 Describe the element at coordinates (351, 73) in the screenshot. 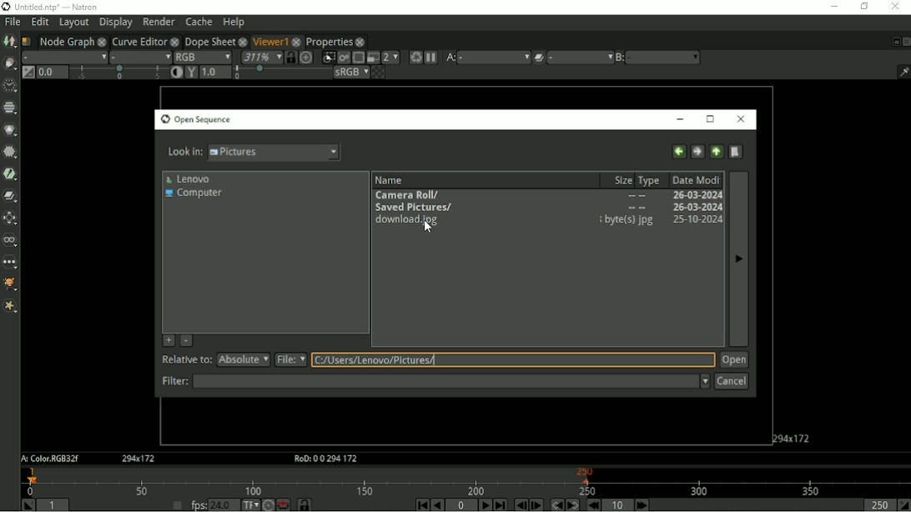

I see `sRGB` at that location.